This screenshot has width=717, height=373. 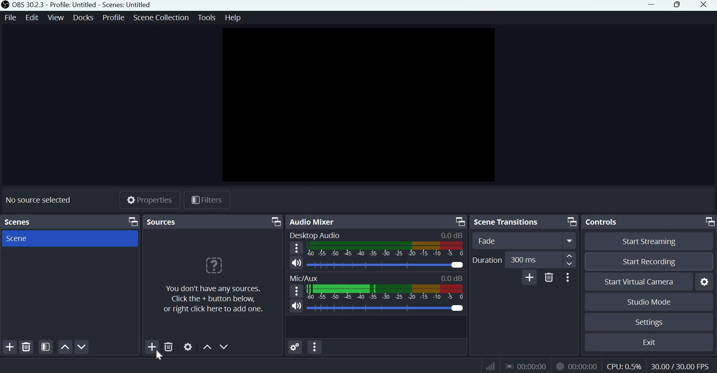 I want to click on Microphone, so click(x=297, y=306).